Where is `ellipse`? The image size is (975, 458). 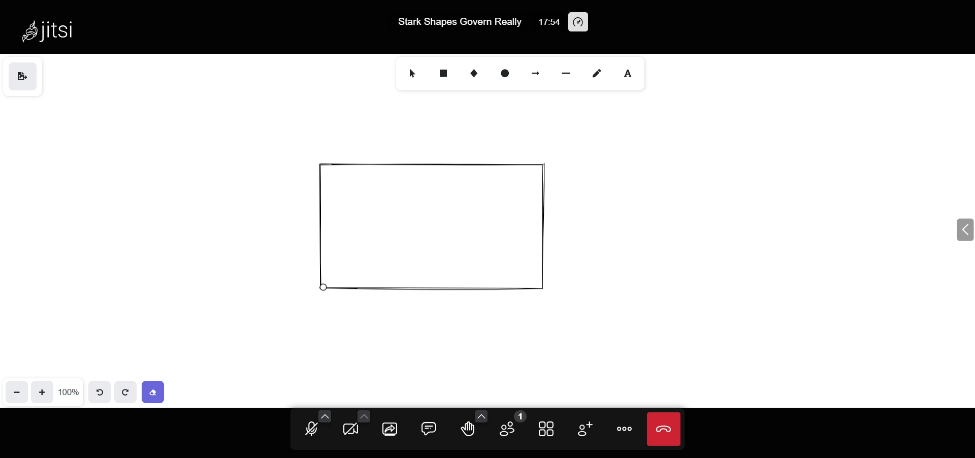 ellipse is located at coordinates (504, 73).